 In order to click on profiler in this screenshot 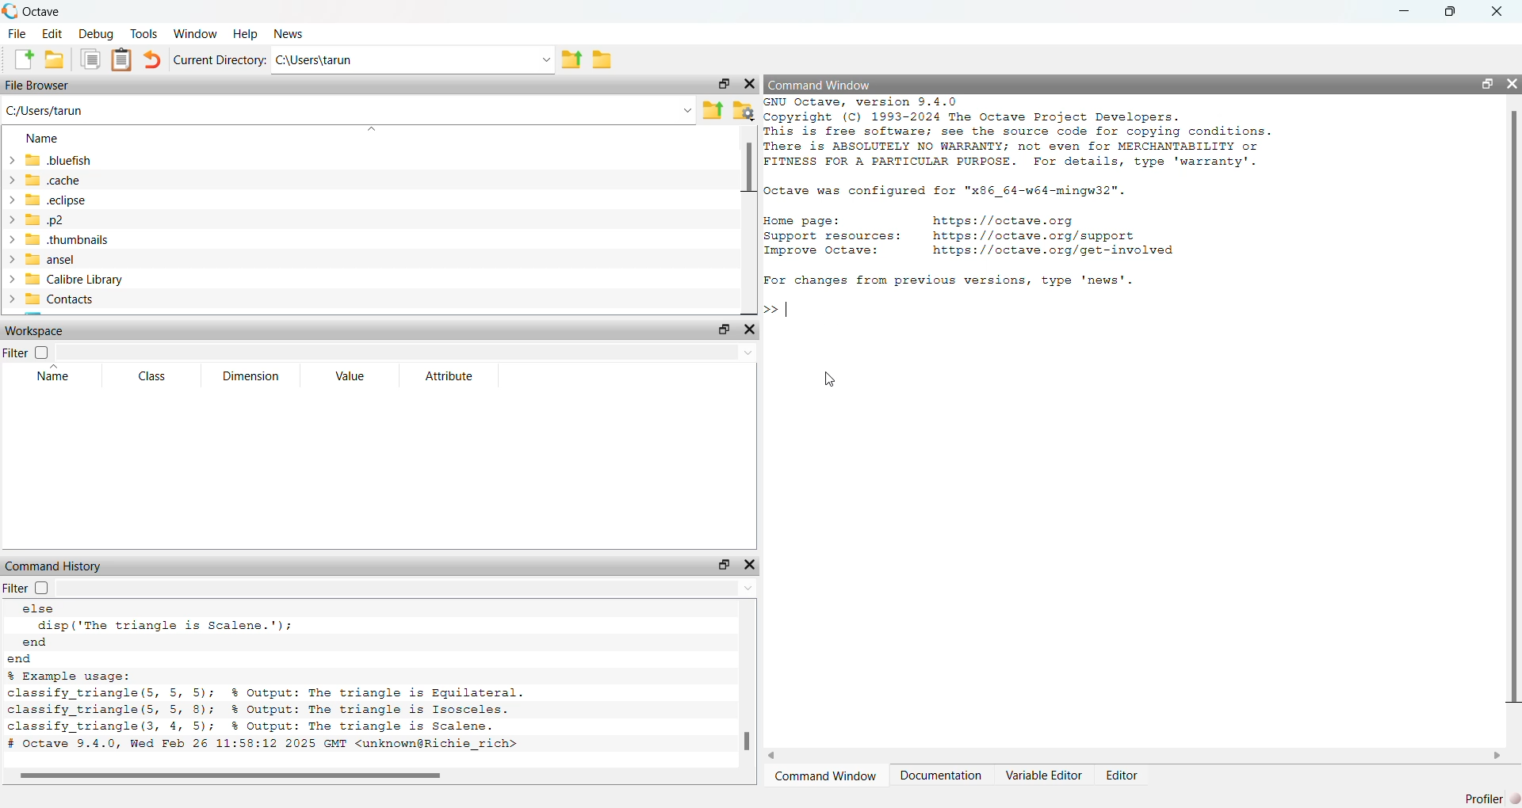, I will do `click(1487, 797)`.